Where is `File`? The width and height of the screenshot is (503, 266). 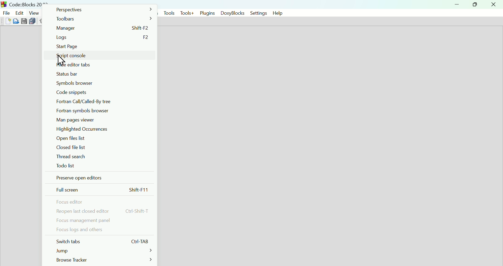
File is located at coordinates (6, 12).